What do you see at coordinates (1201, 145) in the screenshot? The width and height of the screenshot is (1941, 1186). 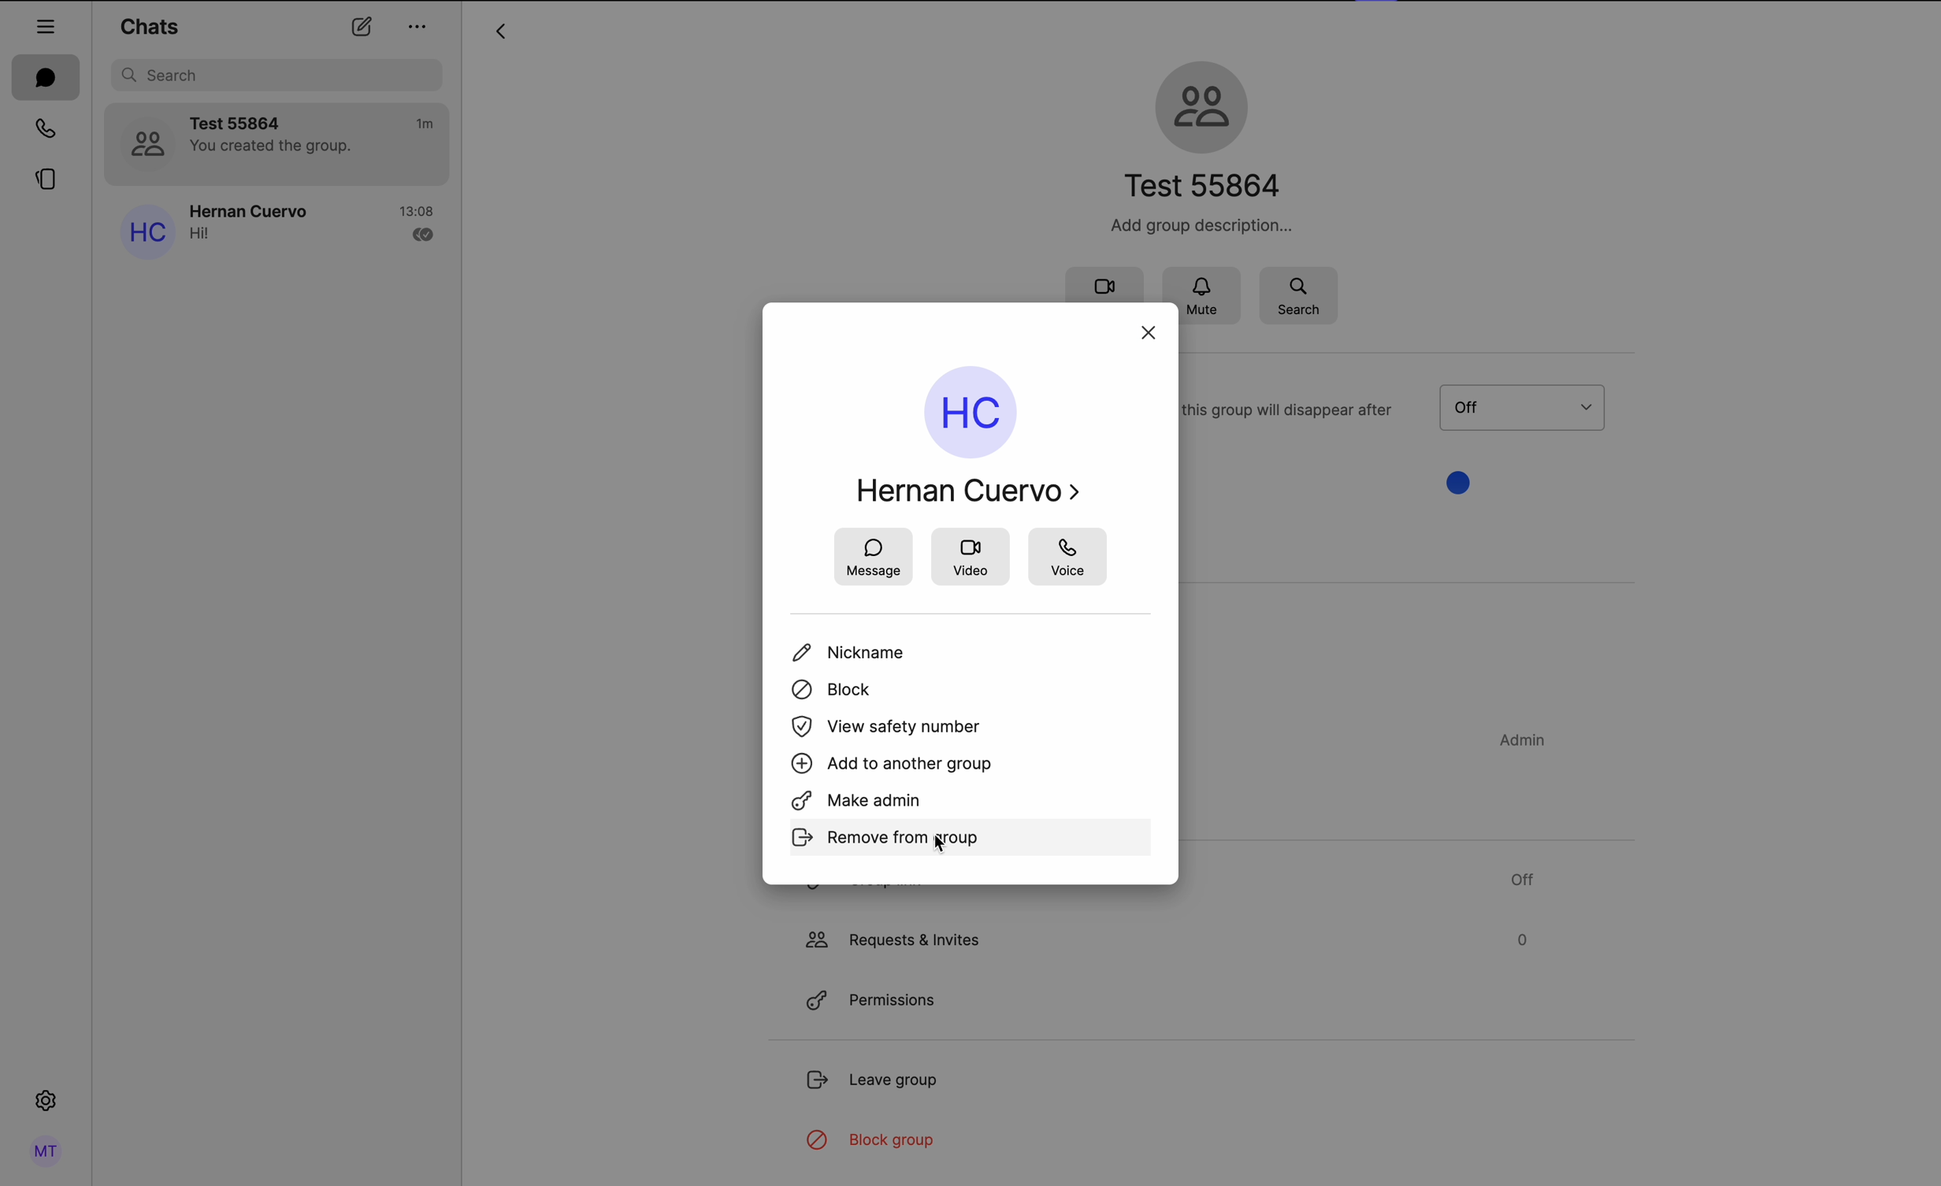 I see `group name` at bounding box center [1201, 145].